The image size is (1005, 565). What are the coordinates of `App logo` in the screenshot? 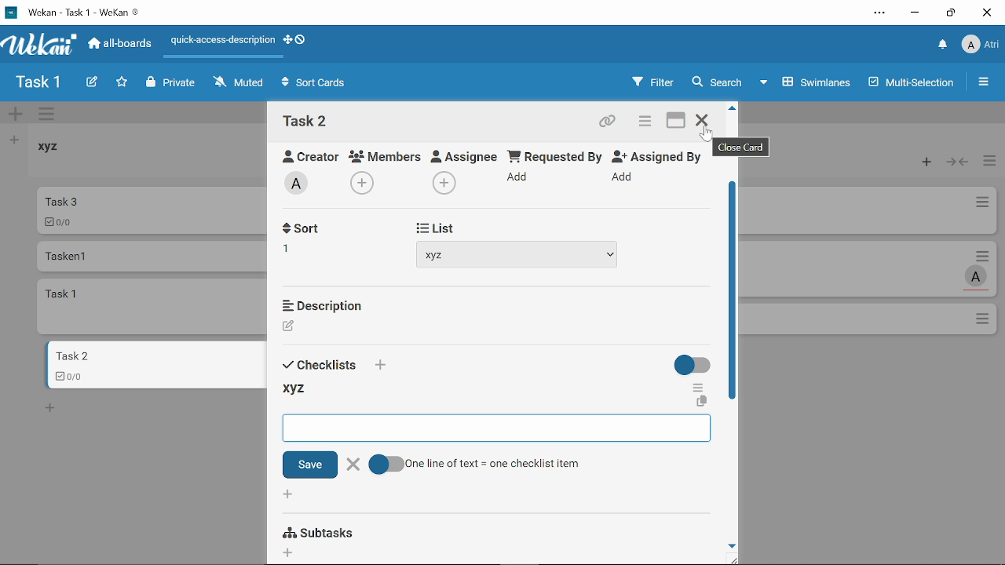 It's located at (40, 44).